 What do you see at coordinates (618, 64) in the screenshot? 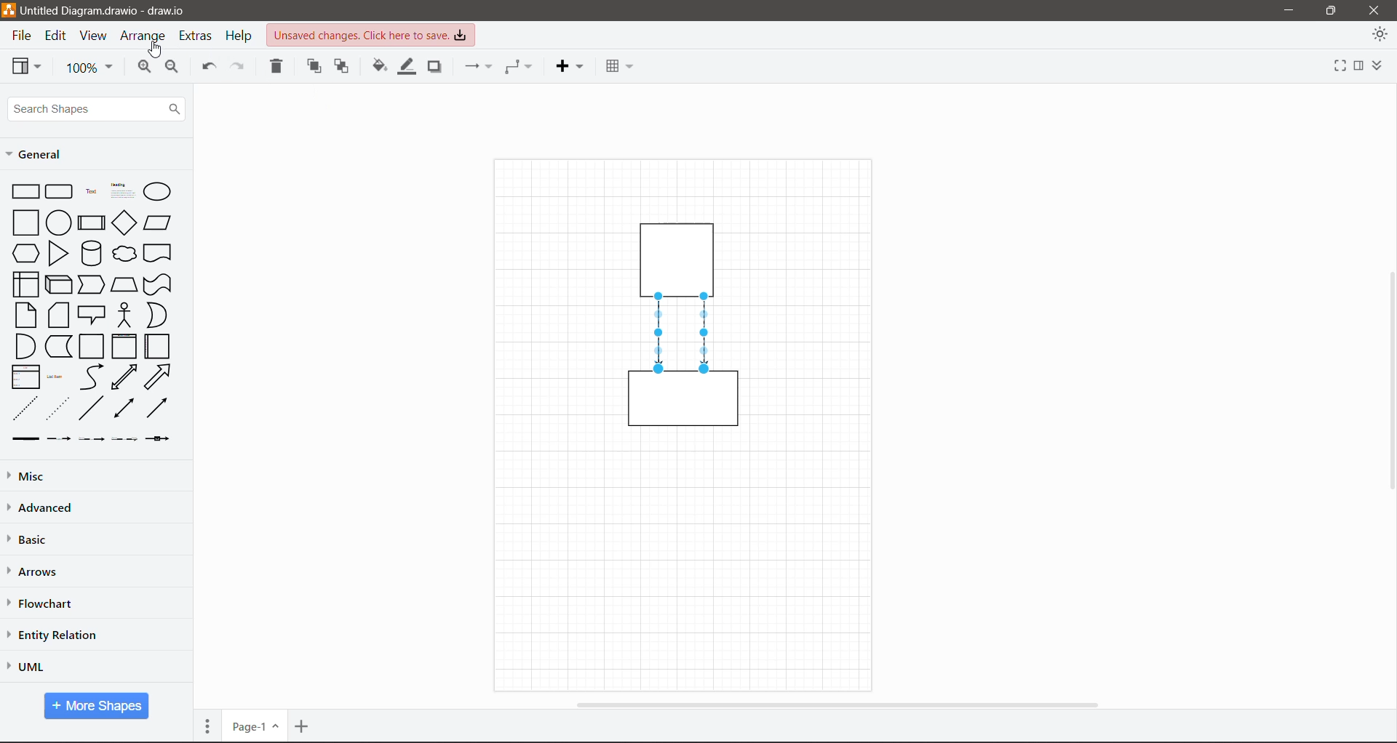
I see `Table` at bounding box center [618, 64].